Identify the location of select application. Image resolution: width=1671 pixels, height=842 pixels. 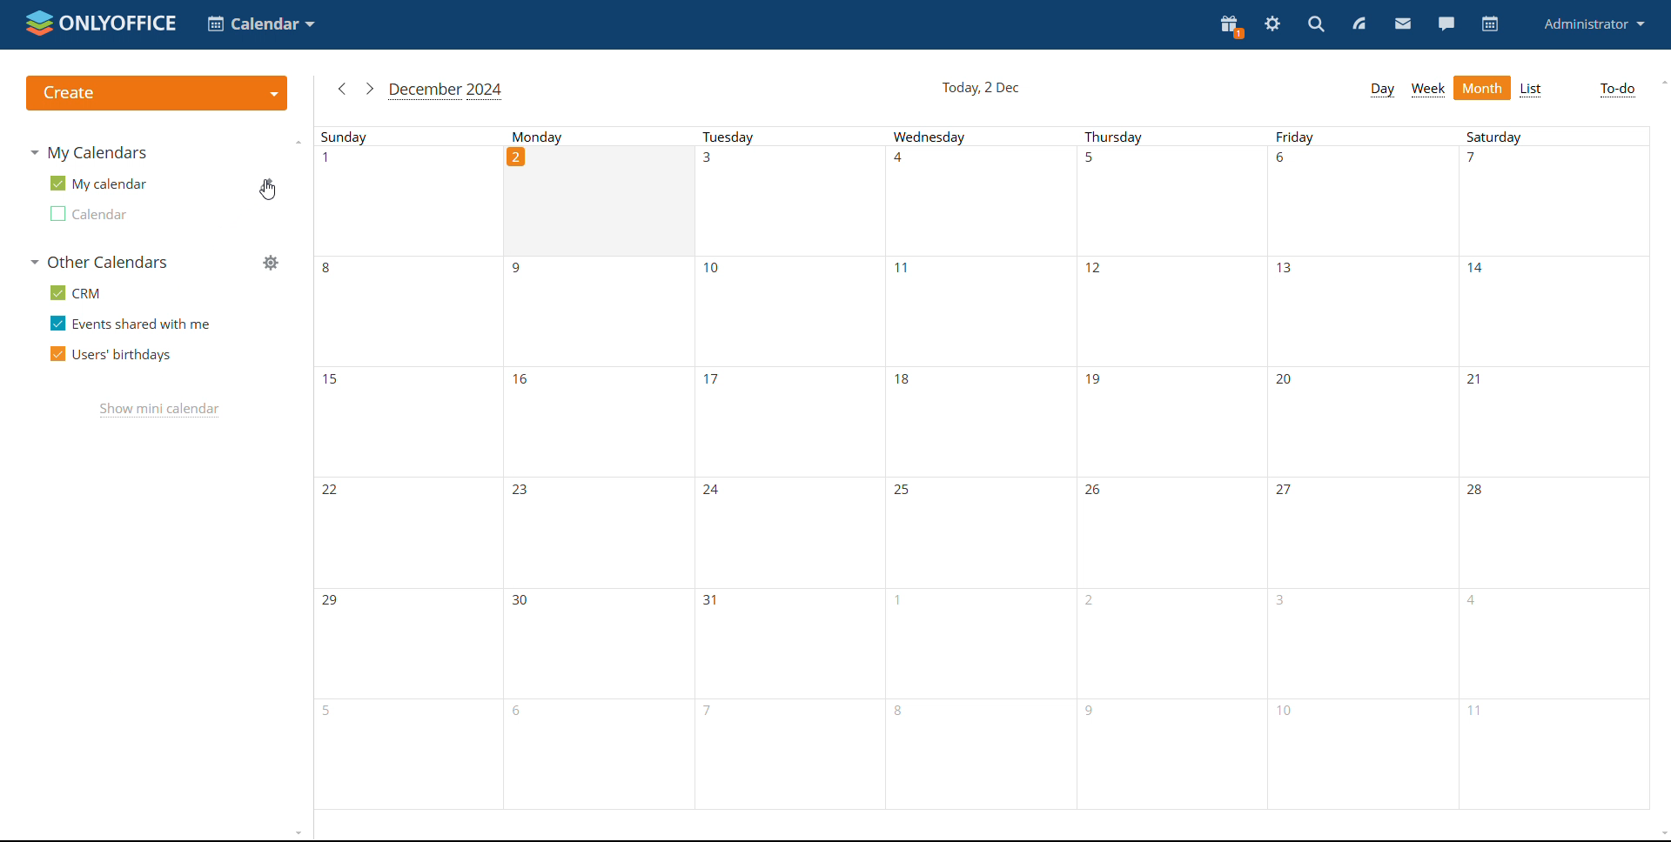
(261, 24).